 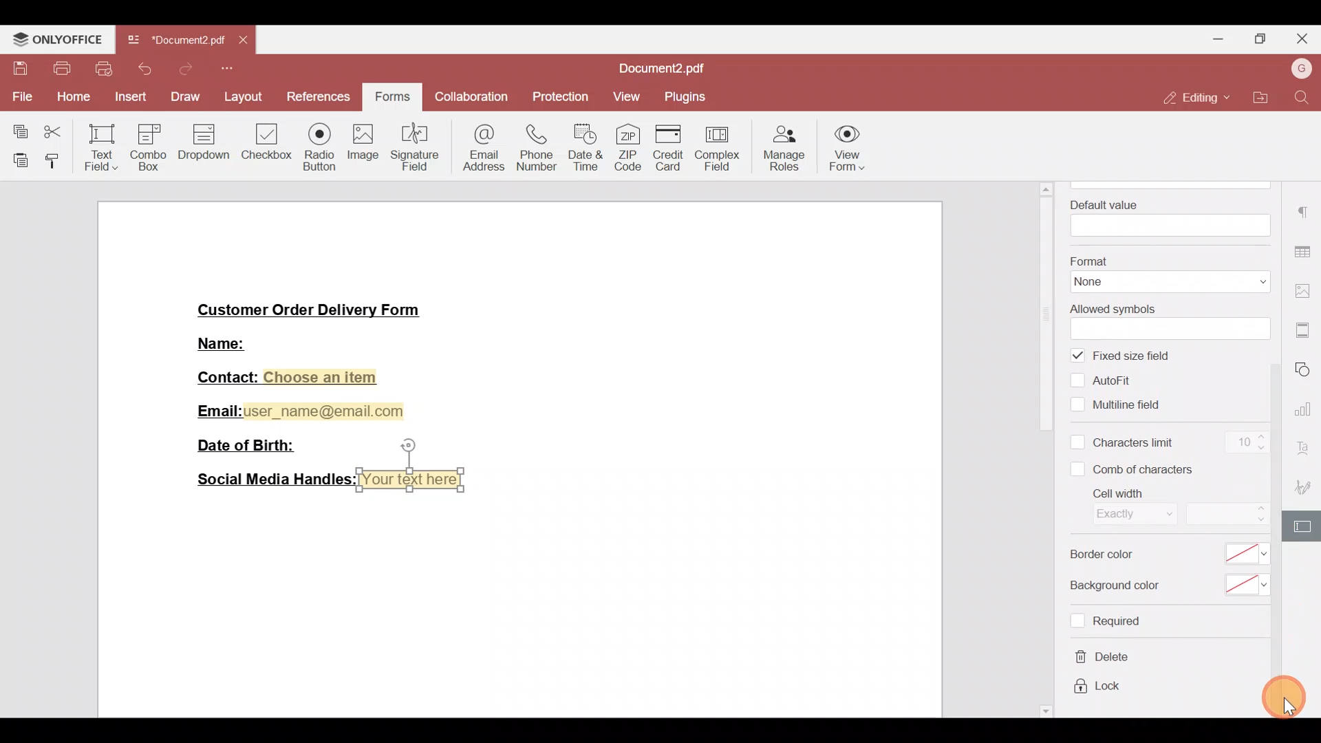 What do you see at coordinates (1166, 215) in the screenshot?
I see `Default value` at bounding box center [1166, 215].